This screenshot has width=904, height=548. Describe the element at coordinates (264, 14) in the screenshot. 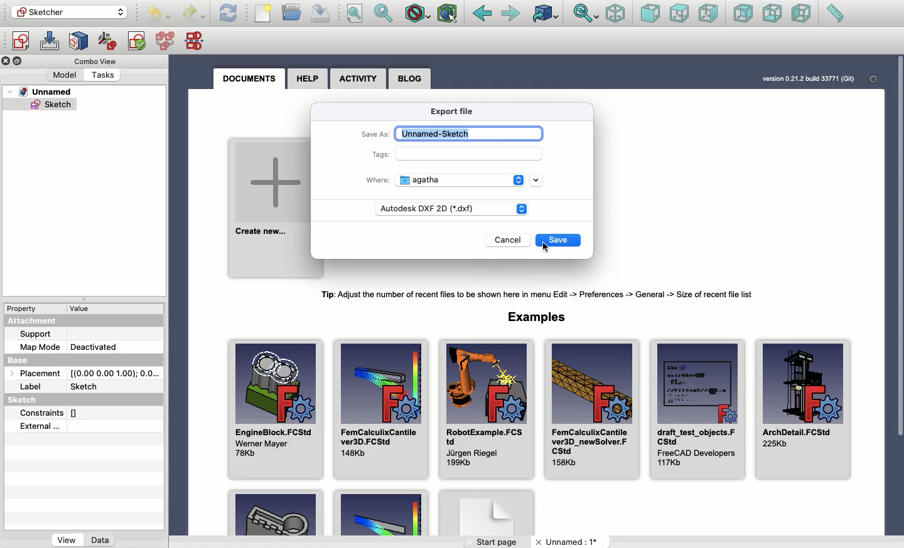

I see `File` at that location.